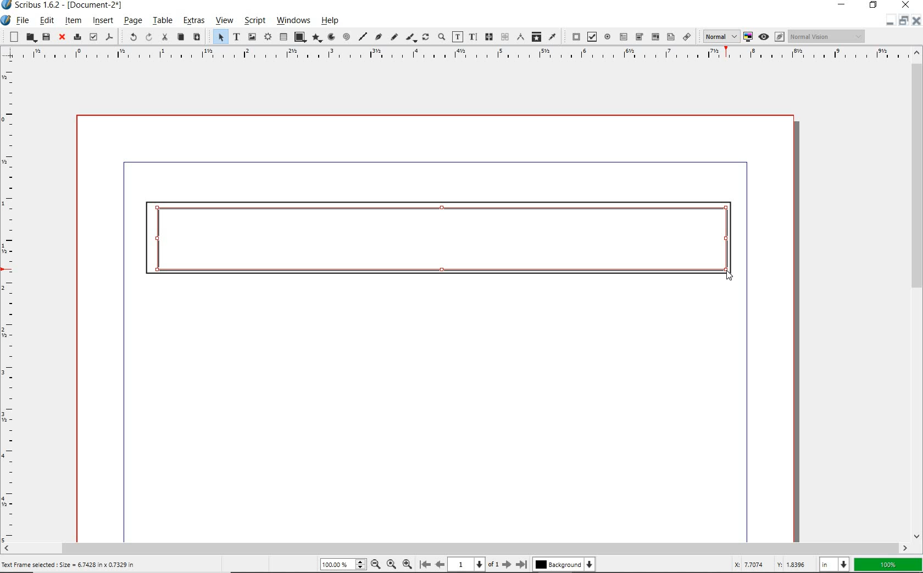  What do you see at coordinates (437, 239) in the screenshot?
I see `drawn text frame` at bounding box center [437, 239].